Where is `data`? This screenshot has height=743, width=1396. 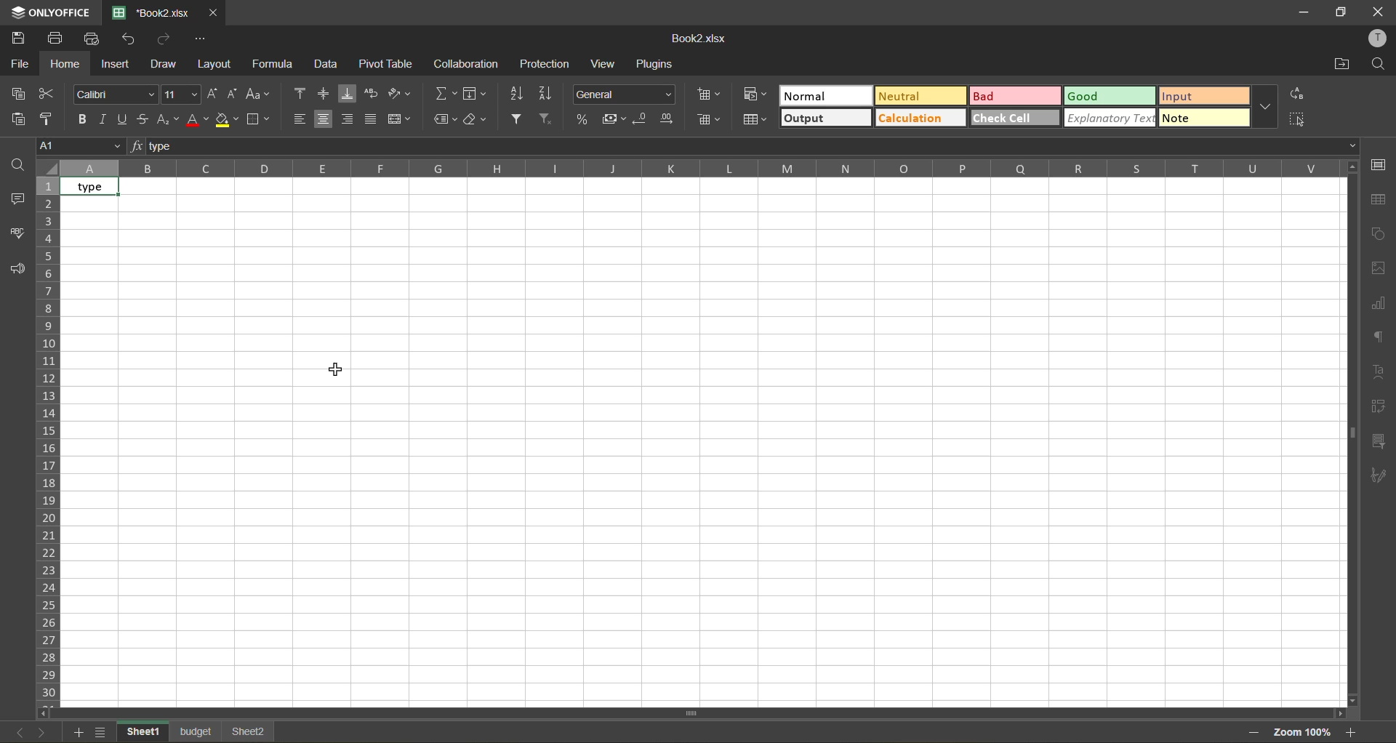 data is located at coordinates (326, 66).